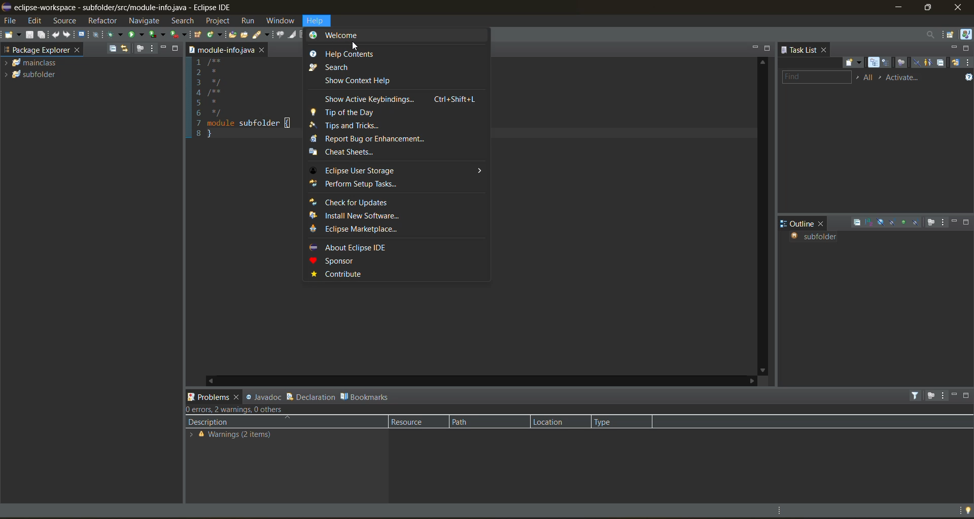  I want to click on maximize, so click(769, 49).